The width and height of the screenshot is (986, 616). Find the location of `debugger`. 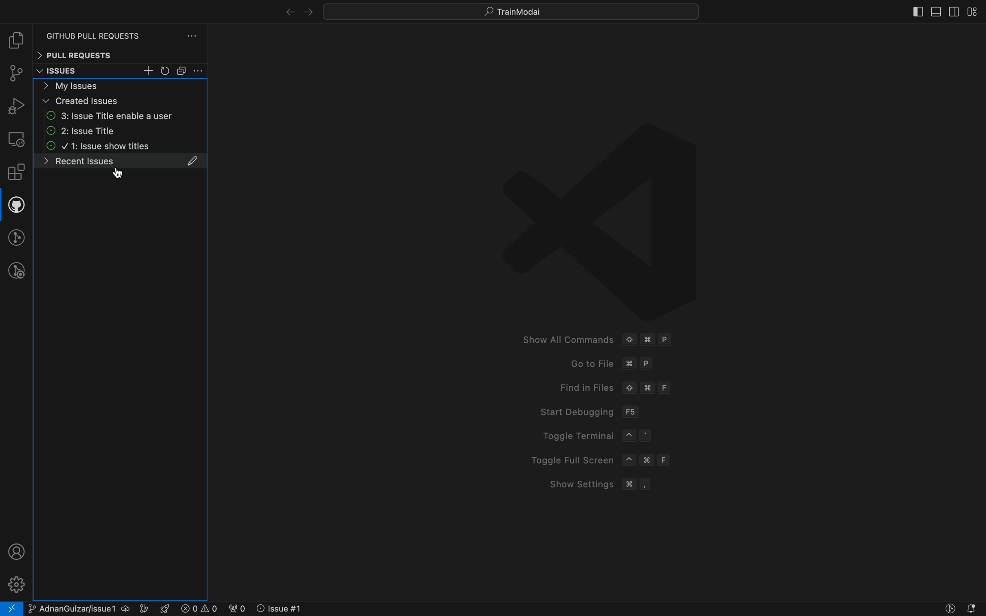

debugger is located at coordinates (16, 106).